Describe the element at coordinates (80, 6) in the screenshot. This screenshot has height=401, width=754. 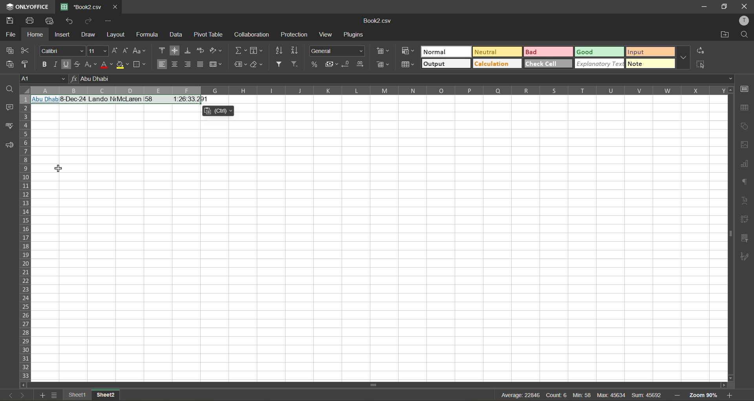
I see `filename` at that location.